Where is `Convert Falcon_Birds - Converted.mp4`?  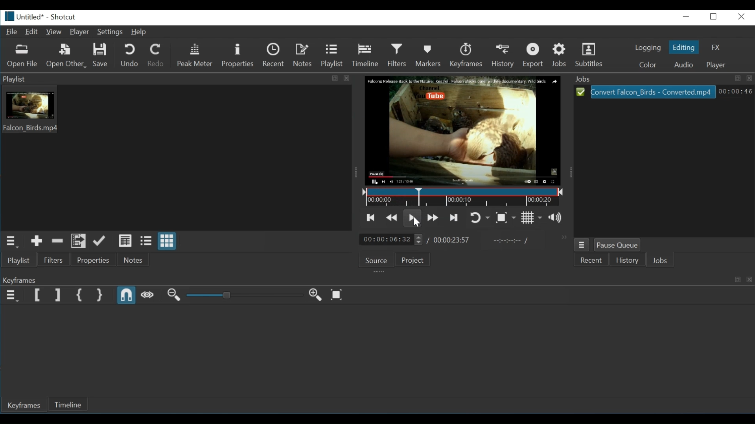 Convert Falcon_Birds - Converted.mp4 is located at coordinates (646, 92).